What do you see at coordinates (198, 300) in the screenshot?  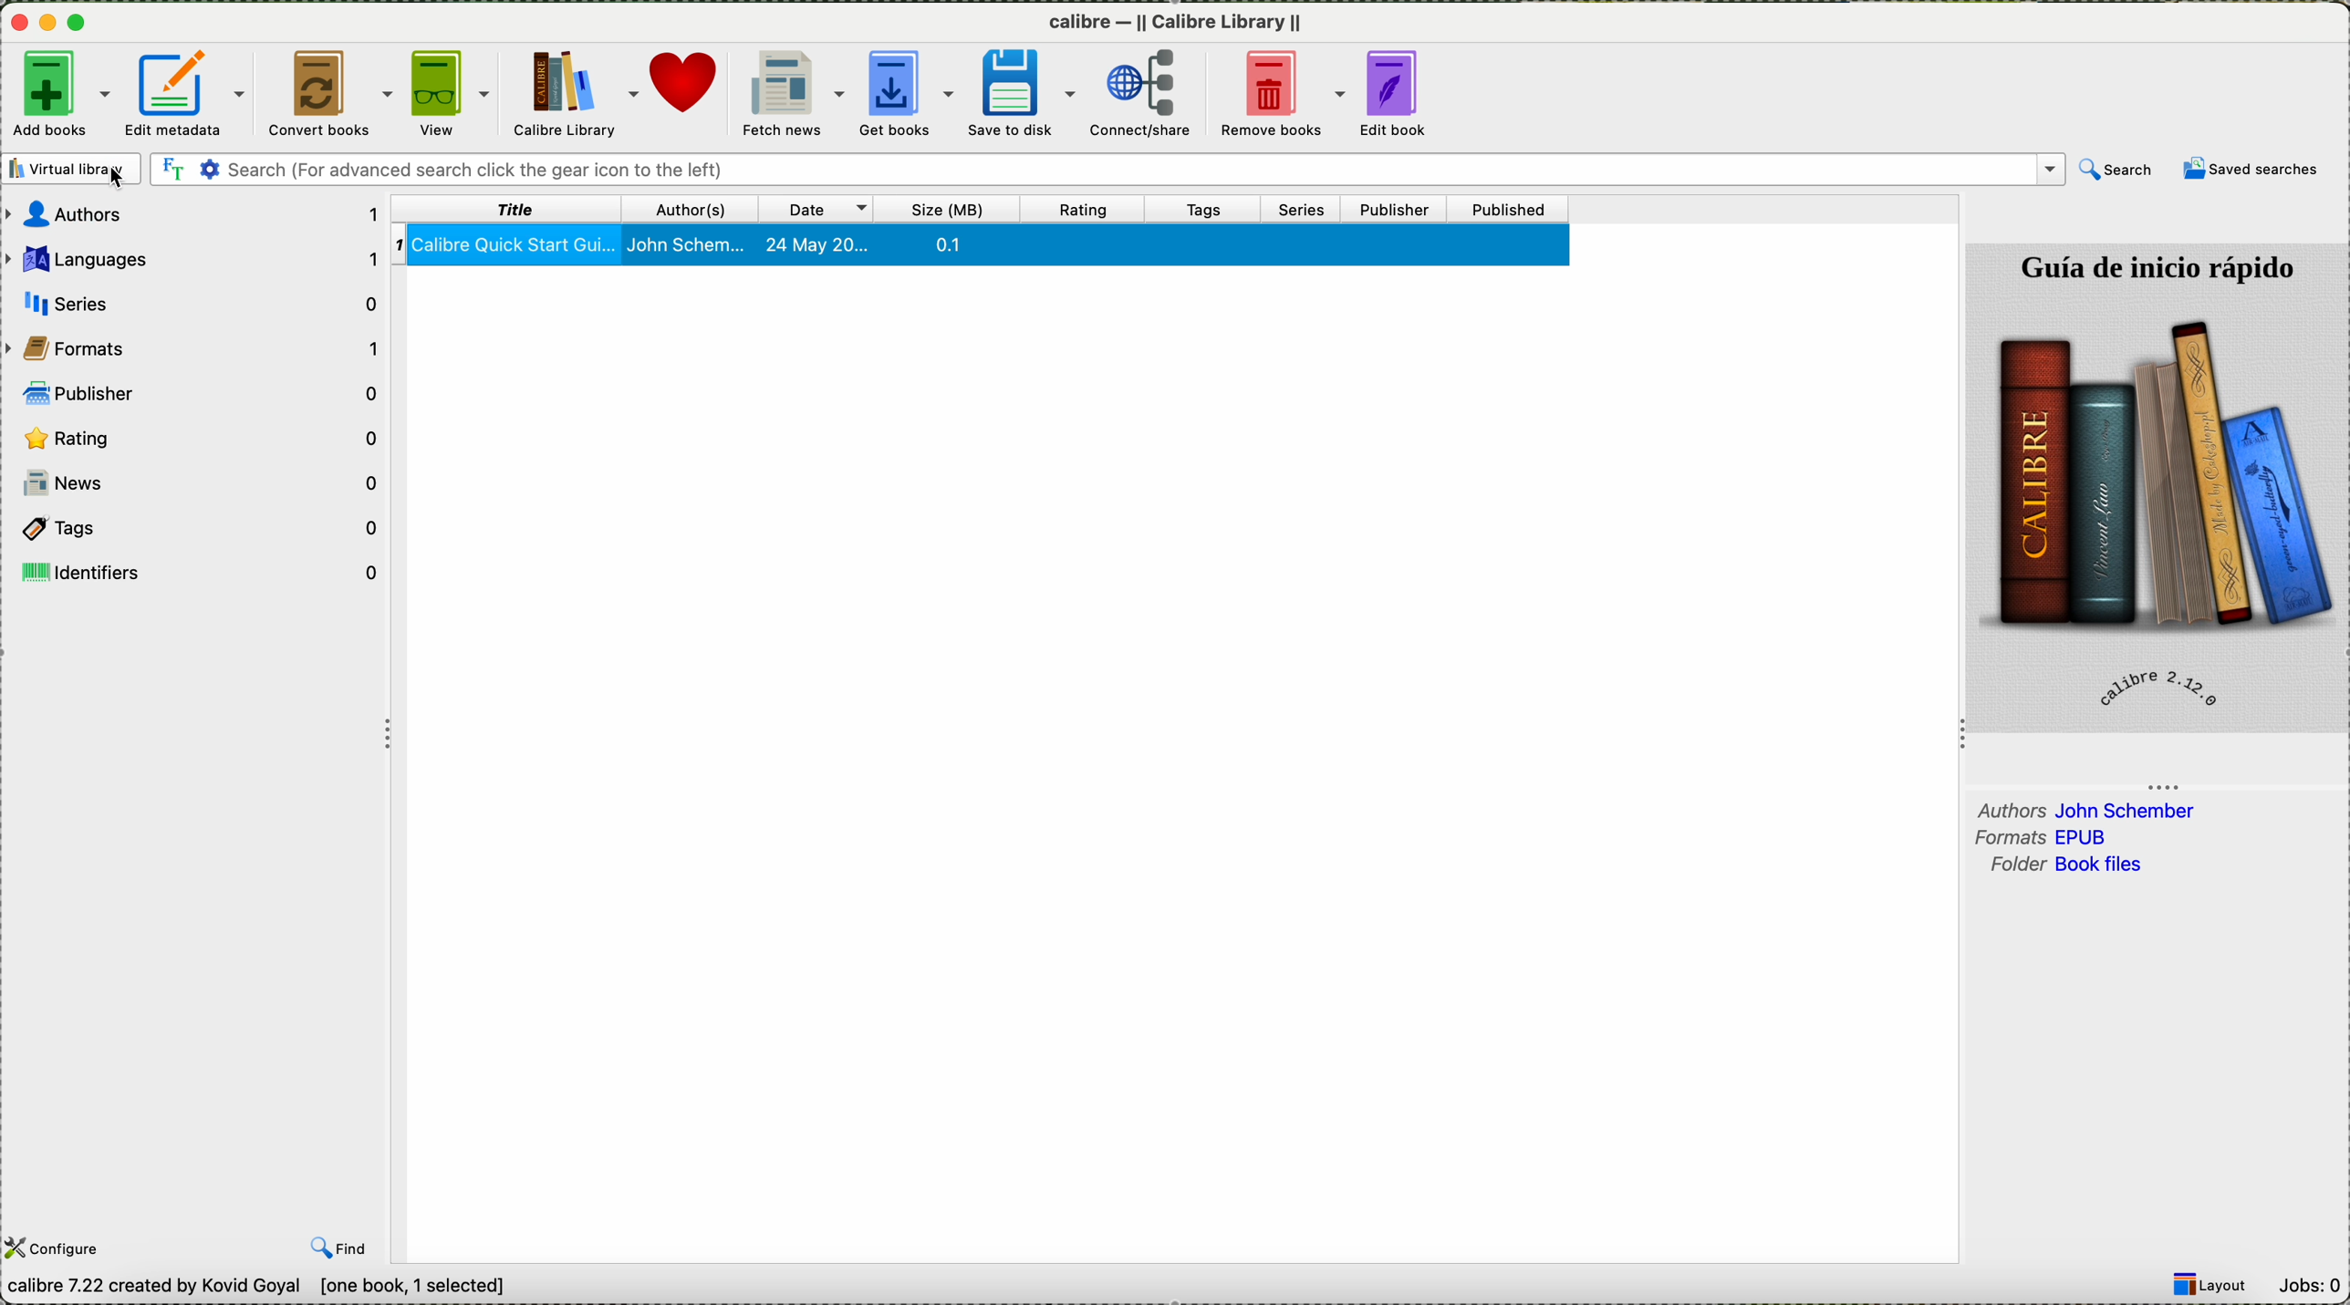 I see `serie` at bounding box center [198, 300].